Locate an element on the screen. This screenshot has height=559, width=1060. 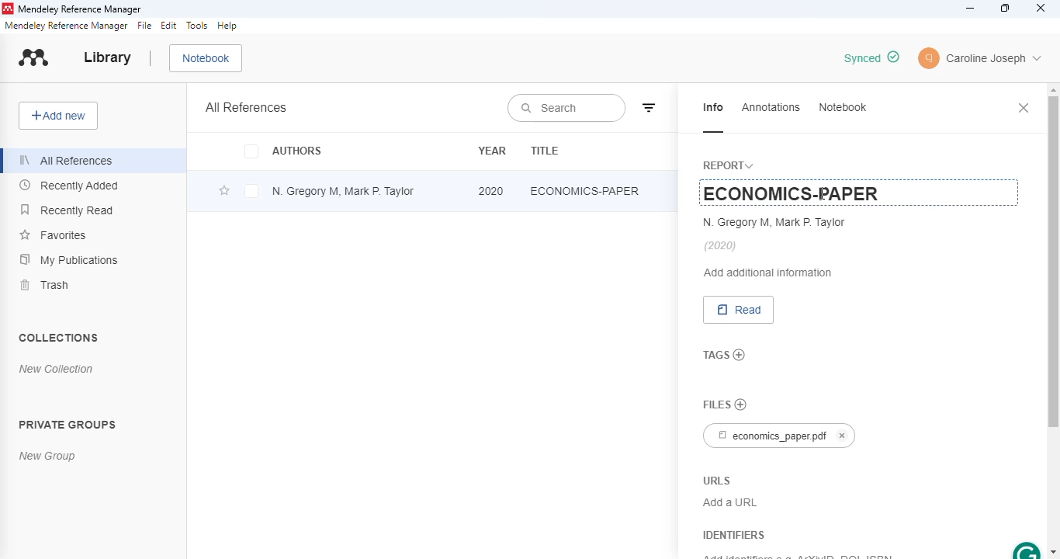
search is located at coordinates (566, 108).